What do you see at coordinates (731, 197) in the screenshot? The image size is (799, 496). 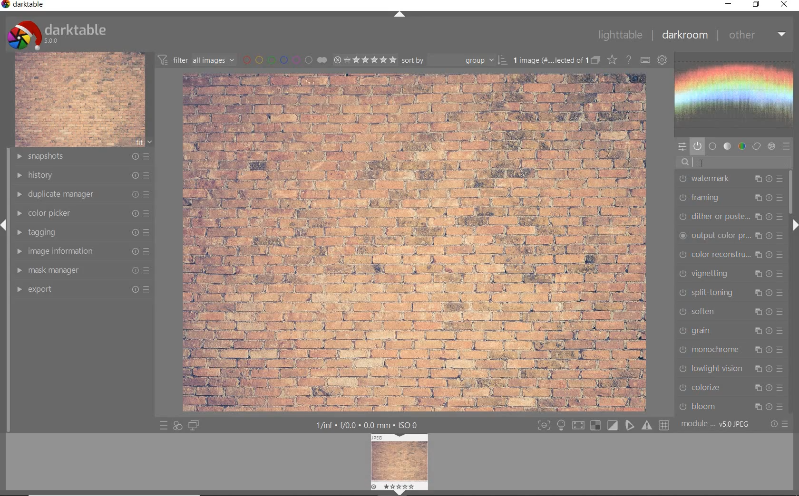 I see `framing` at bounding box center [731, 197].